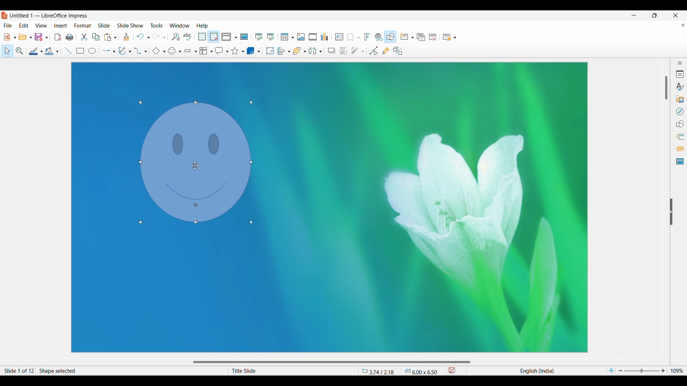  I want to click on Window, so click(180, 25).